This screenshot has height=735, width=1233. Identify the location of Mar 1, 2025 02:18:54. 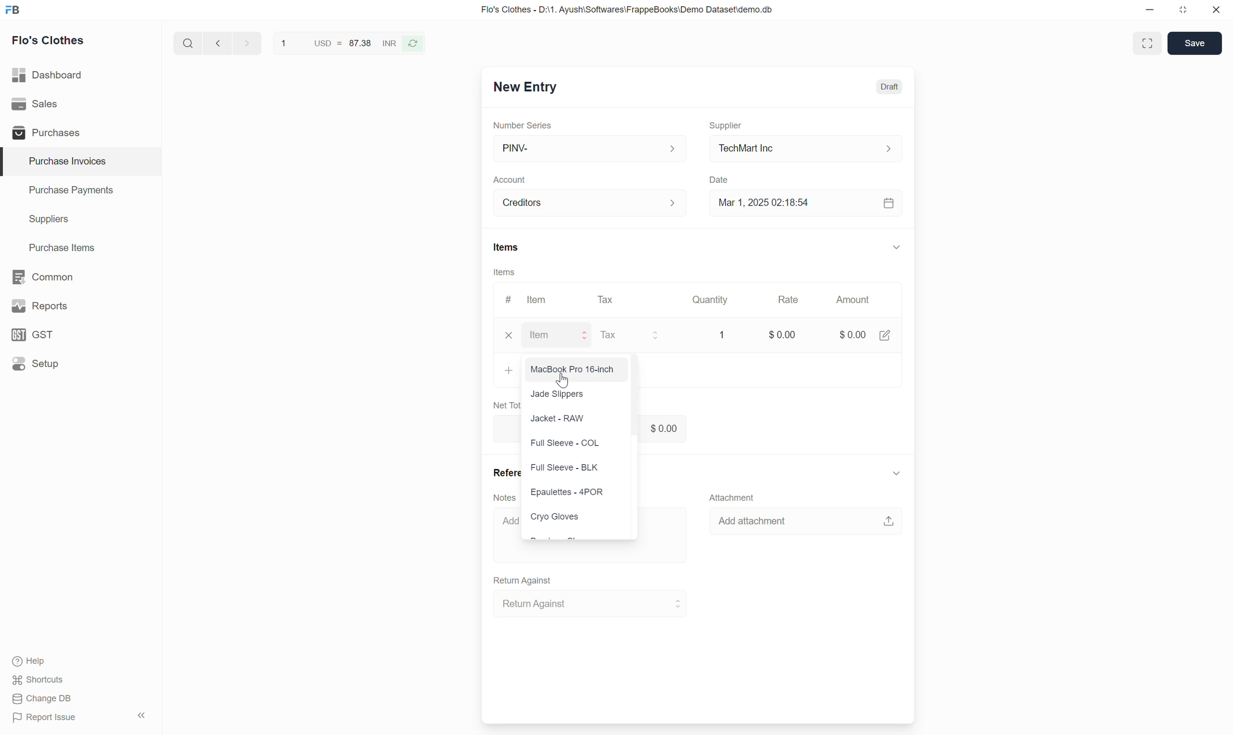
(806, 203).